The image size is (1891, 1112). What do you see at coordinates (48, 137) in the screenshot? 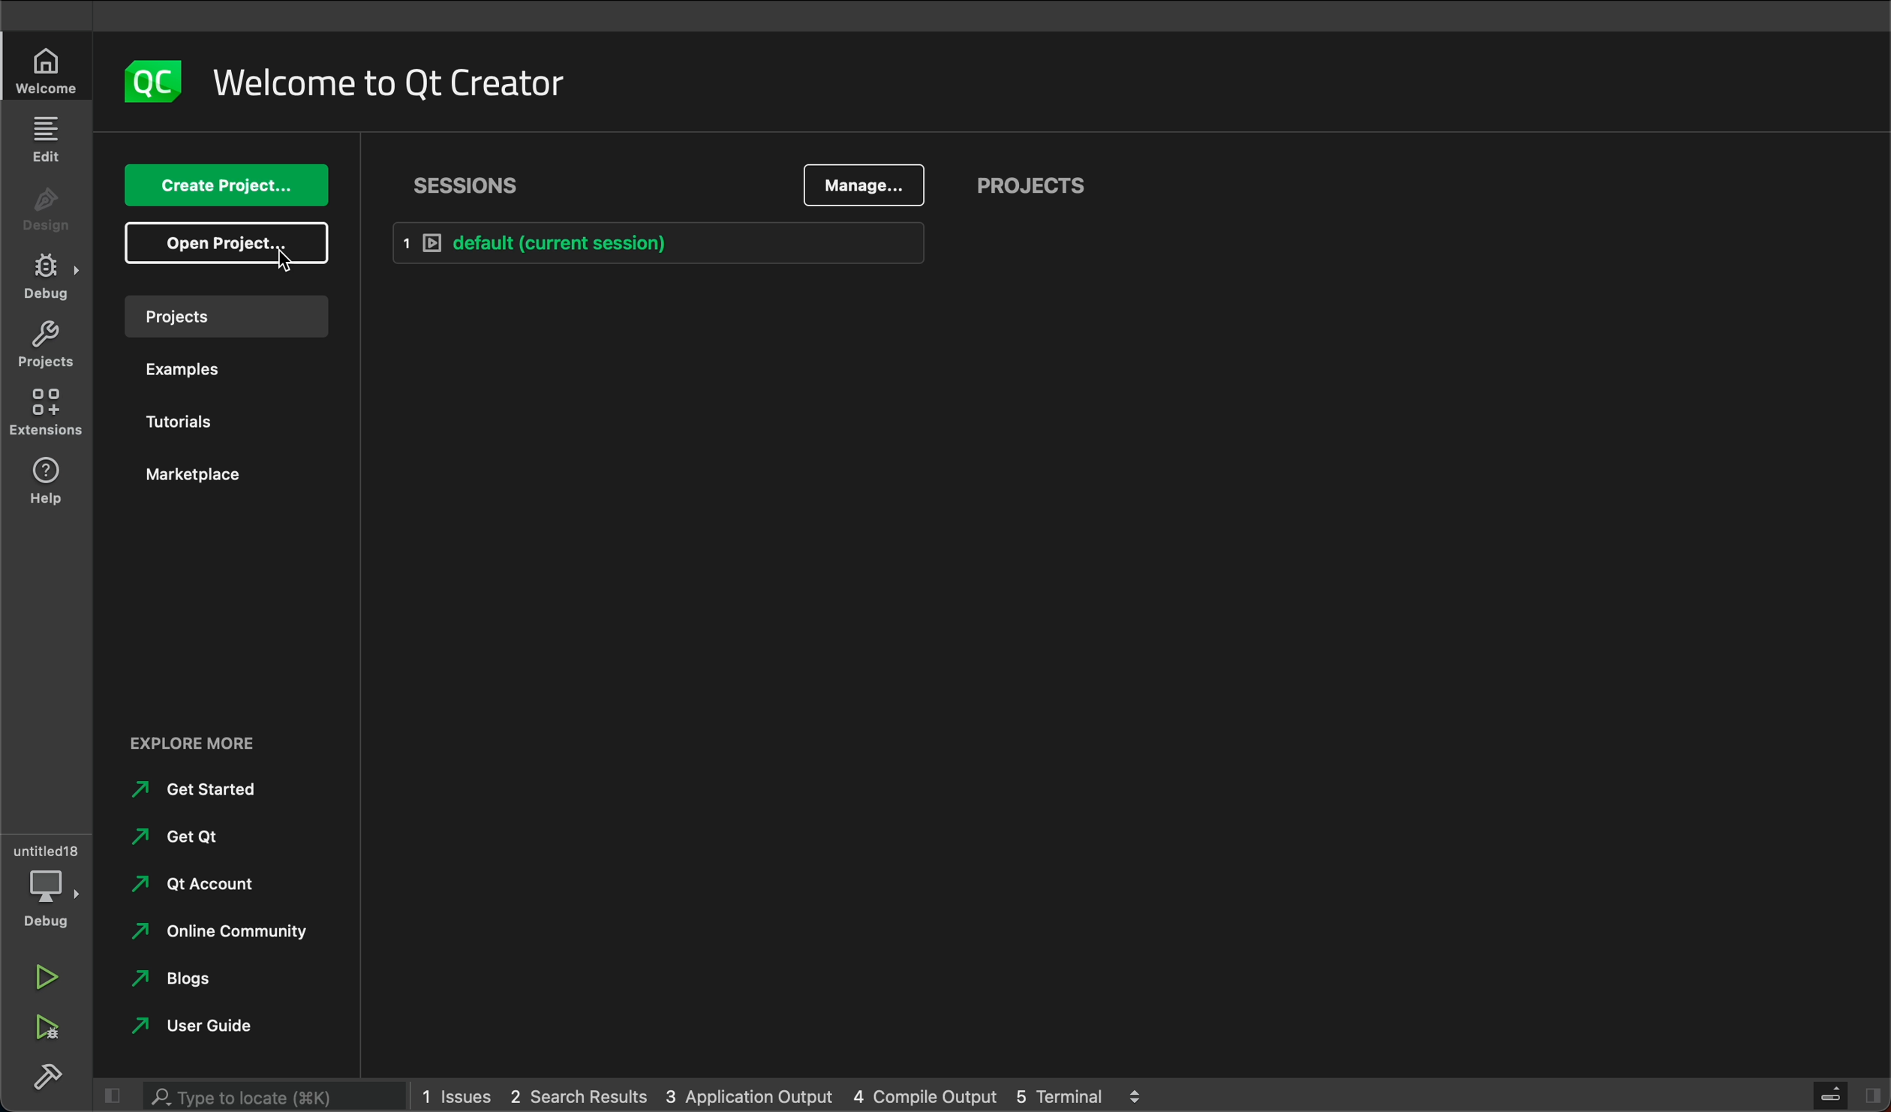
I see `edit` at bounding box center [48, 137].